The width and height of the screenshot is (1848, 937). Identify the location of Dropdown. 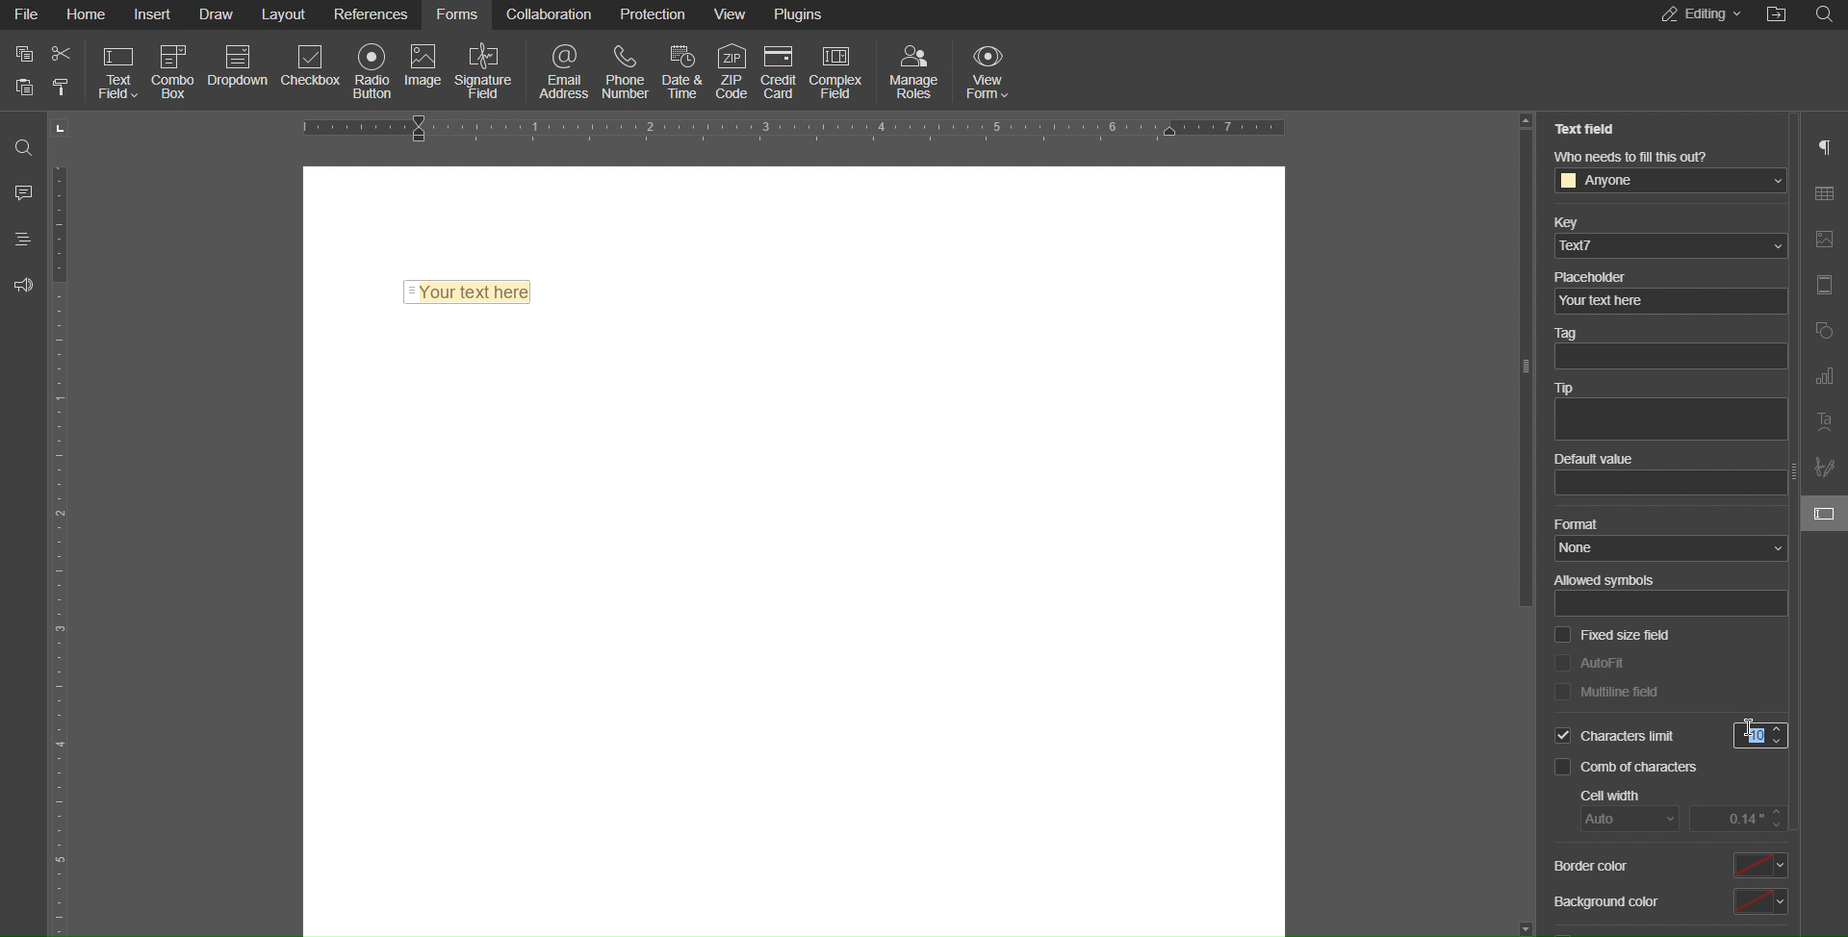
(235, 69).